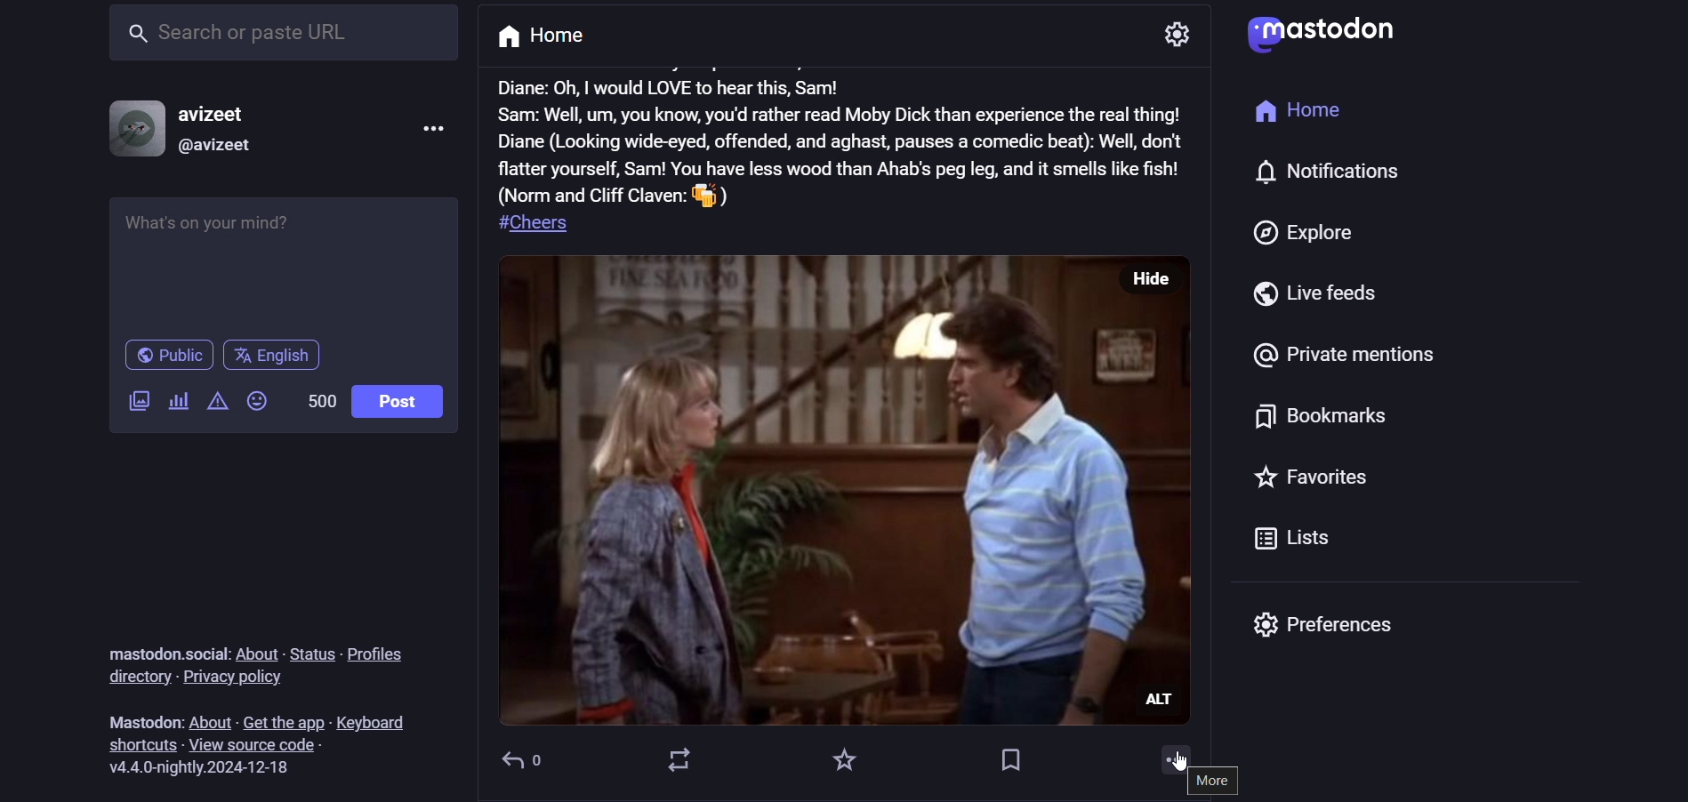 Image resolution: width=1688 pixels, height=802 pixels. What do you see at coordinates (1184, 32) in the screenshot?
I see `setting` at bounding box center [1184, 32].